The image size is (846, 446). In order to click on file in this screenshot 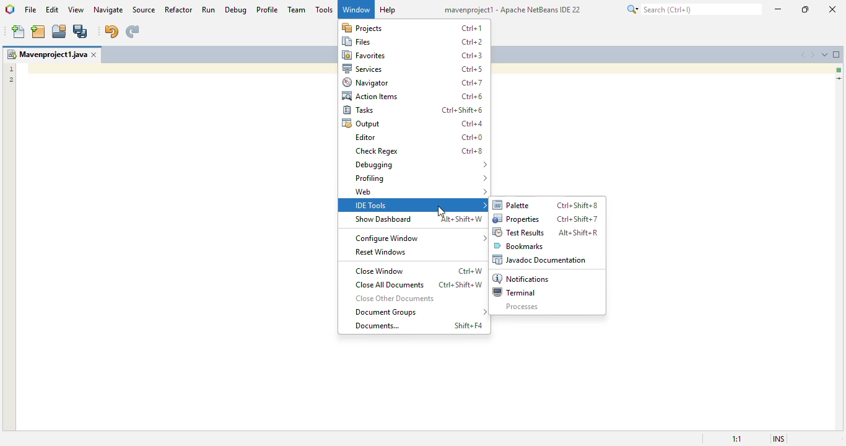, I will do `click(30, 10)`.